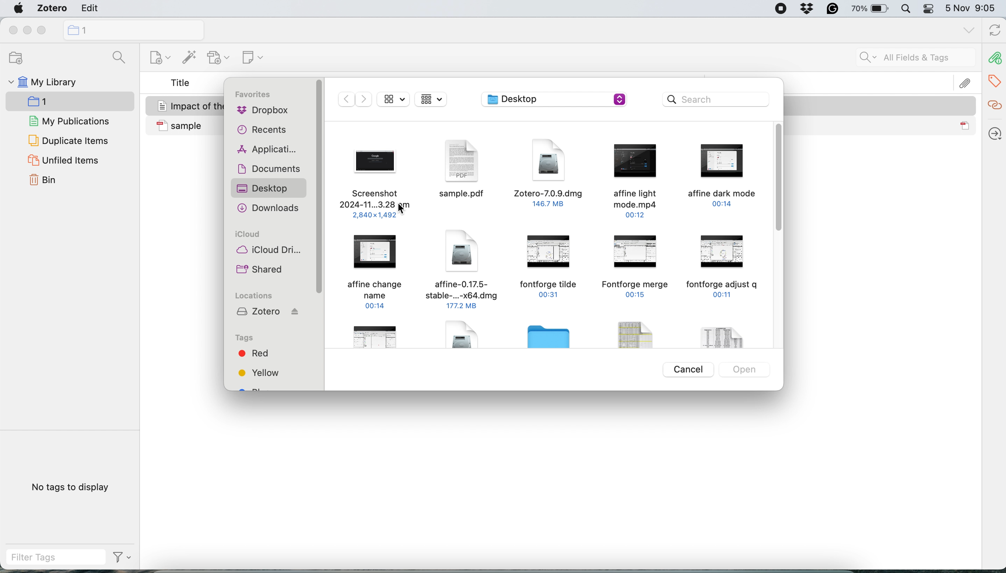  I want to click on sidebar vertical scroll bar, so click(319, 188).